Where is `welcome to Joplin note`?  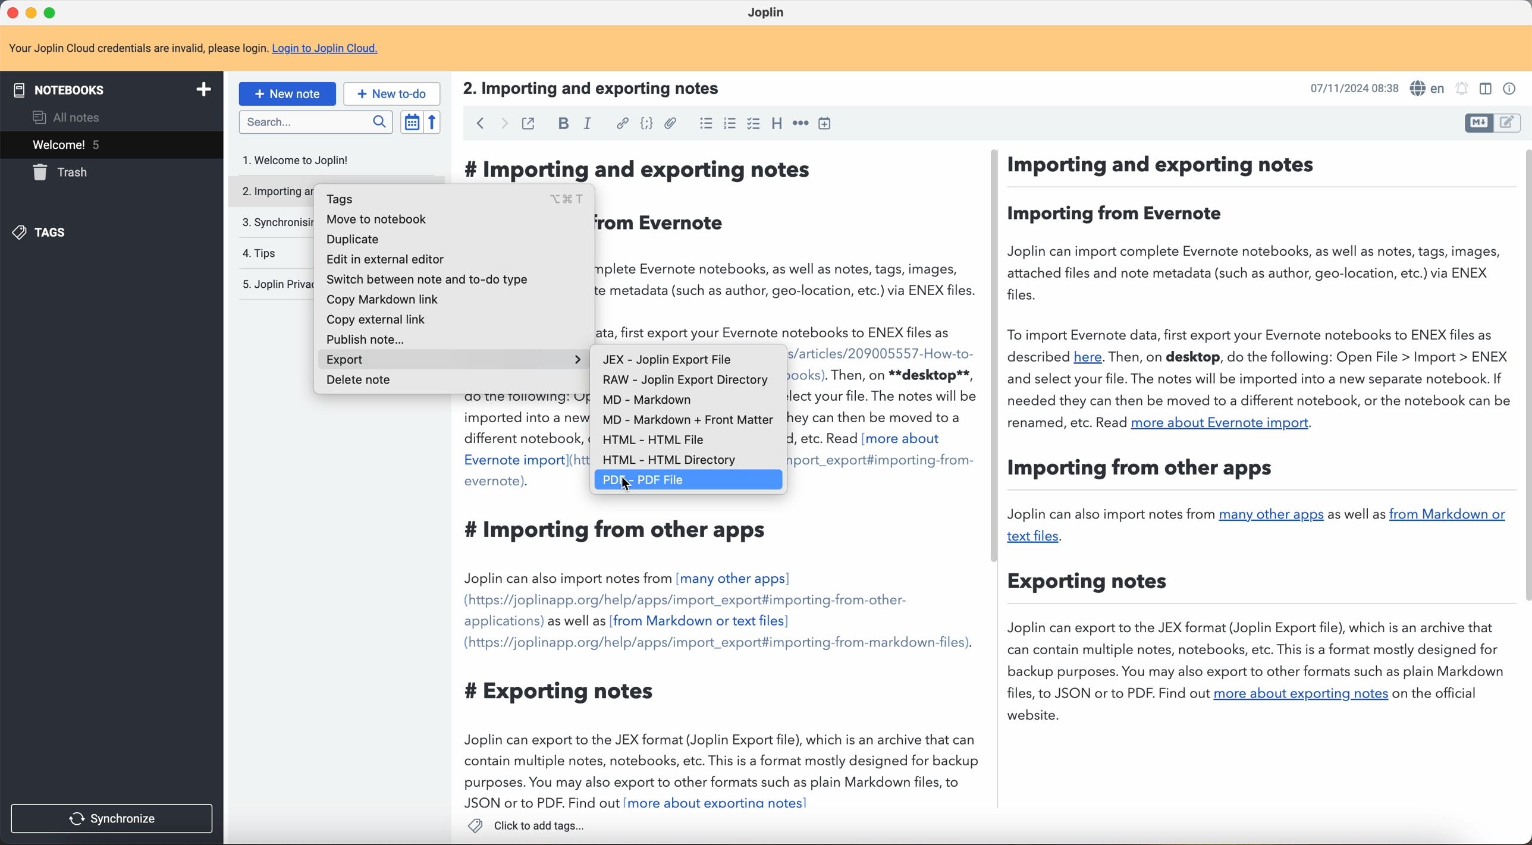
welcome to Joplin note is located at coordinates (303, 159).